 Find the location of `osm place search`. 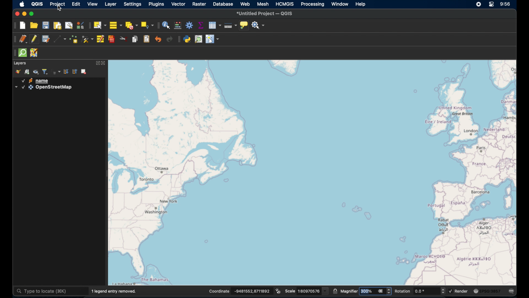

osm place search is located at coordinates (198, 39).